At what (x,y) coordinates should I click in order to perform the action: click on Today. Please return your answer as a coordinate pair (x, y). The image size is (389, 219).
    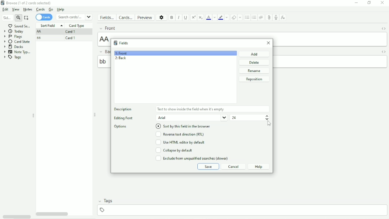
    Looking at the image, I should click on (14, 31).